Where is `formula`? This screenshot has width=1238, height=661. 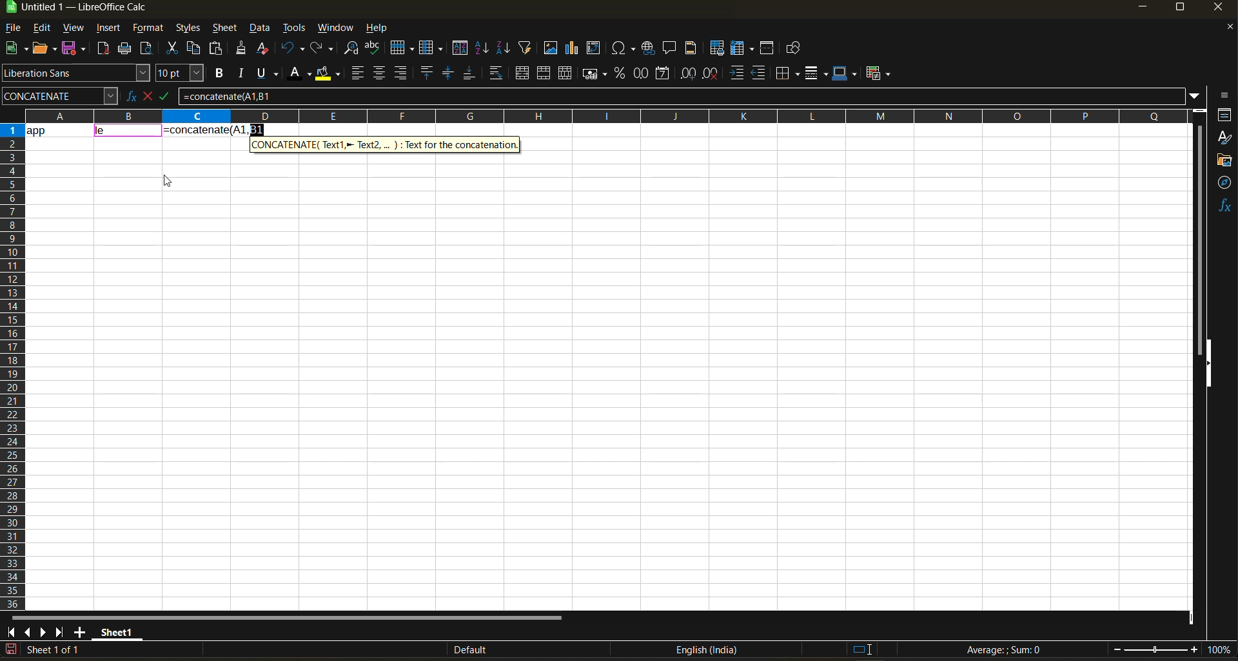
formula is located at coordinates (215, 129).